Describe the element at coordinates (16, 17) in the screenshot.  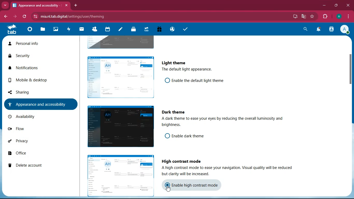
I see `forward` at that location.